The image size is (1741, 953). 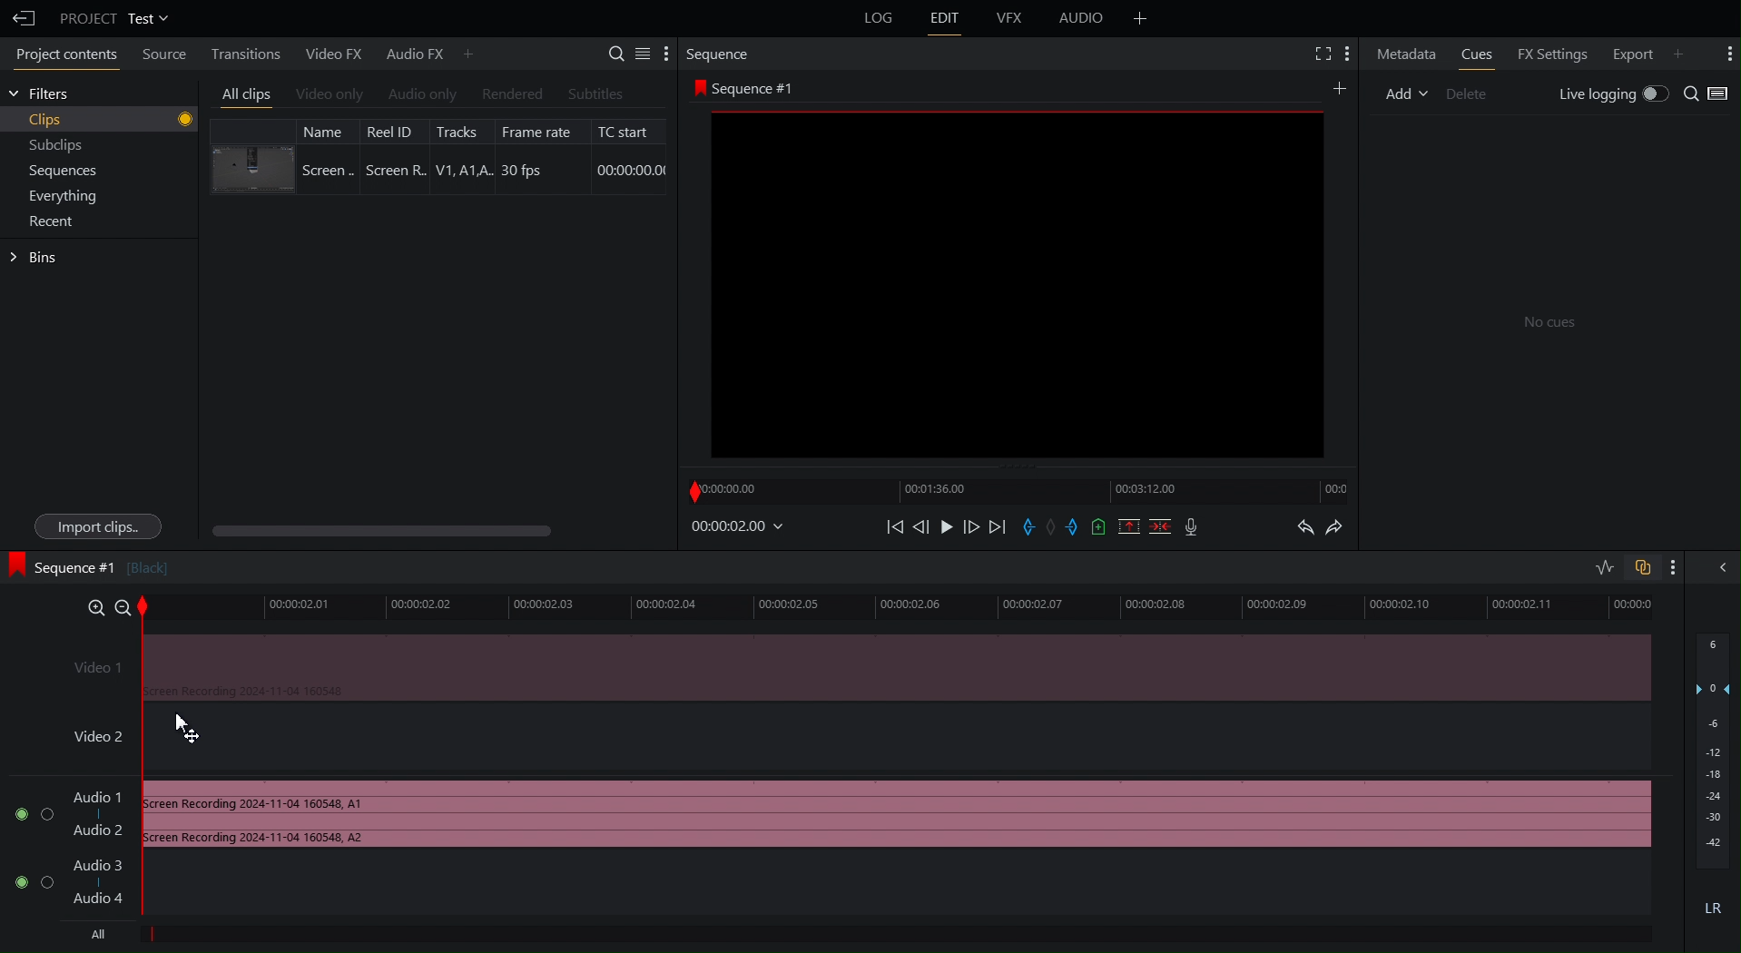 I want to click on Import clips, so click(x=91, y=526).